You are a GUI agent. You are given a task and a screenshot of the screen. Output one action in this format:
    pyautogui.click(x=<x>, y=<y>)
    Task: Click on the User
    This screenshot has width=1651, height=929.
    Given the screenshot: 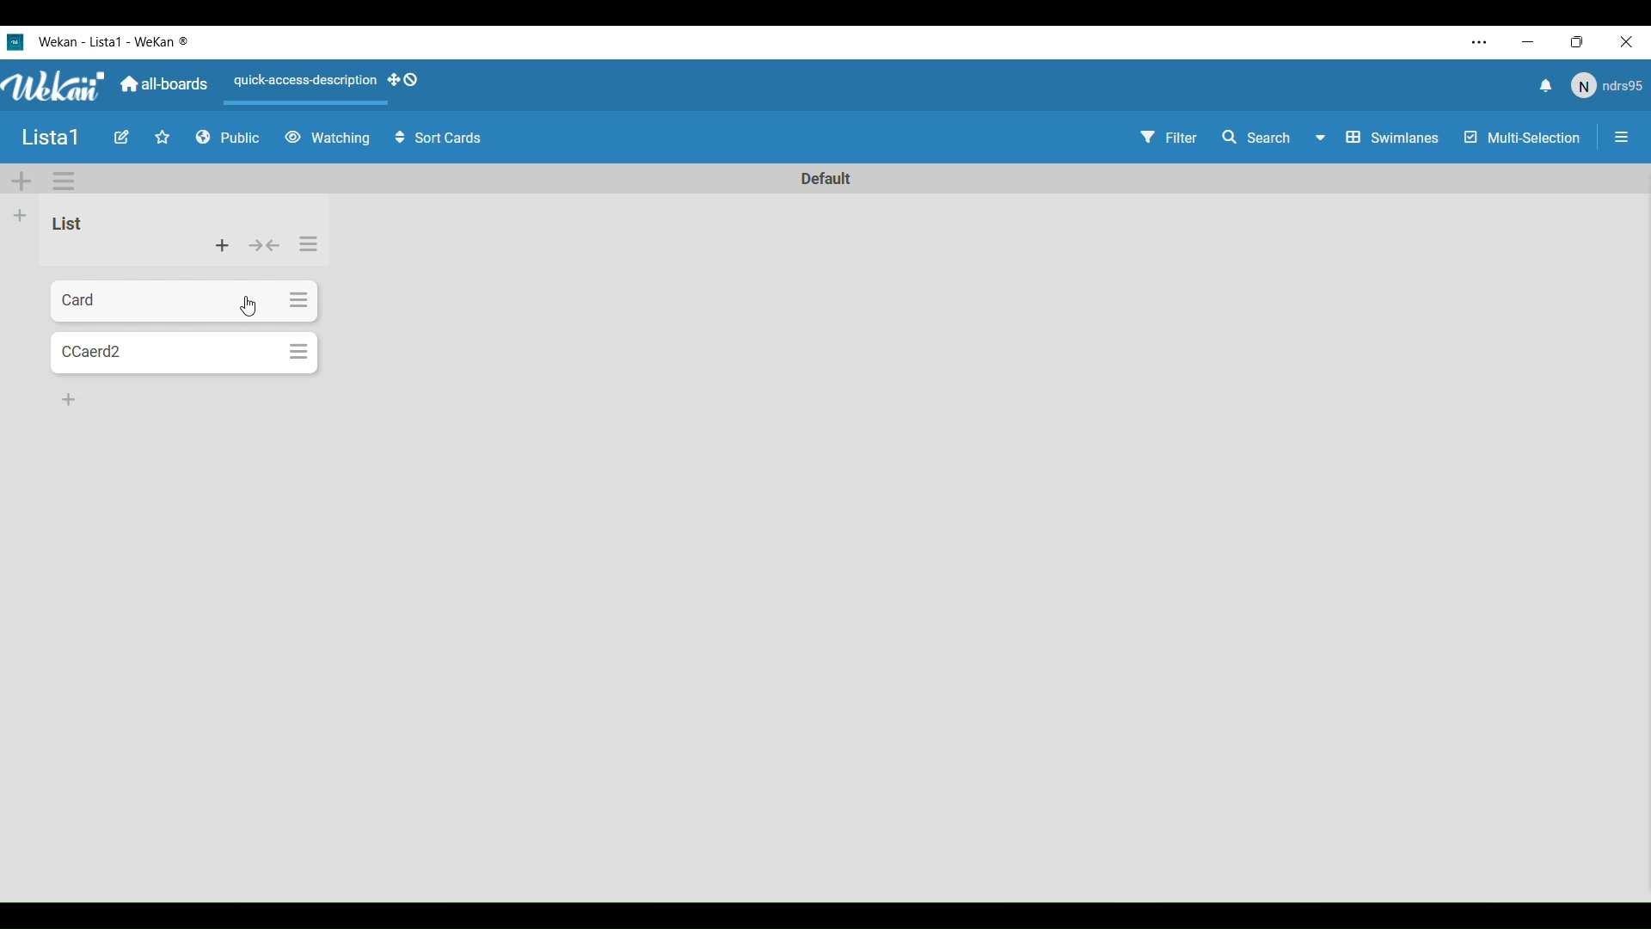 What is the action you would take?
    pyautogui.click(x=1605, y=86)
    